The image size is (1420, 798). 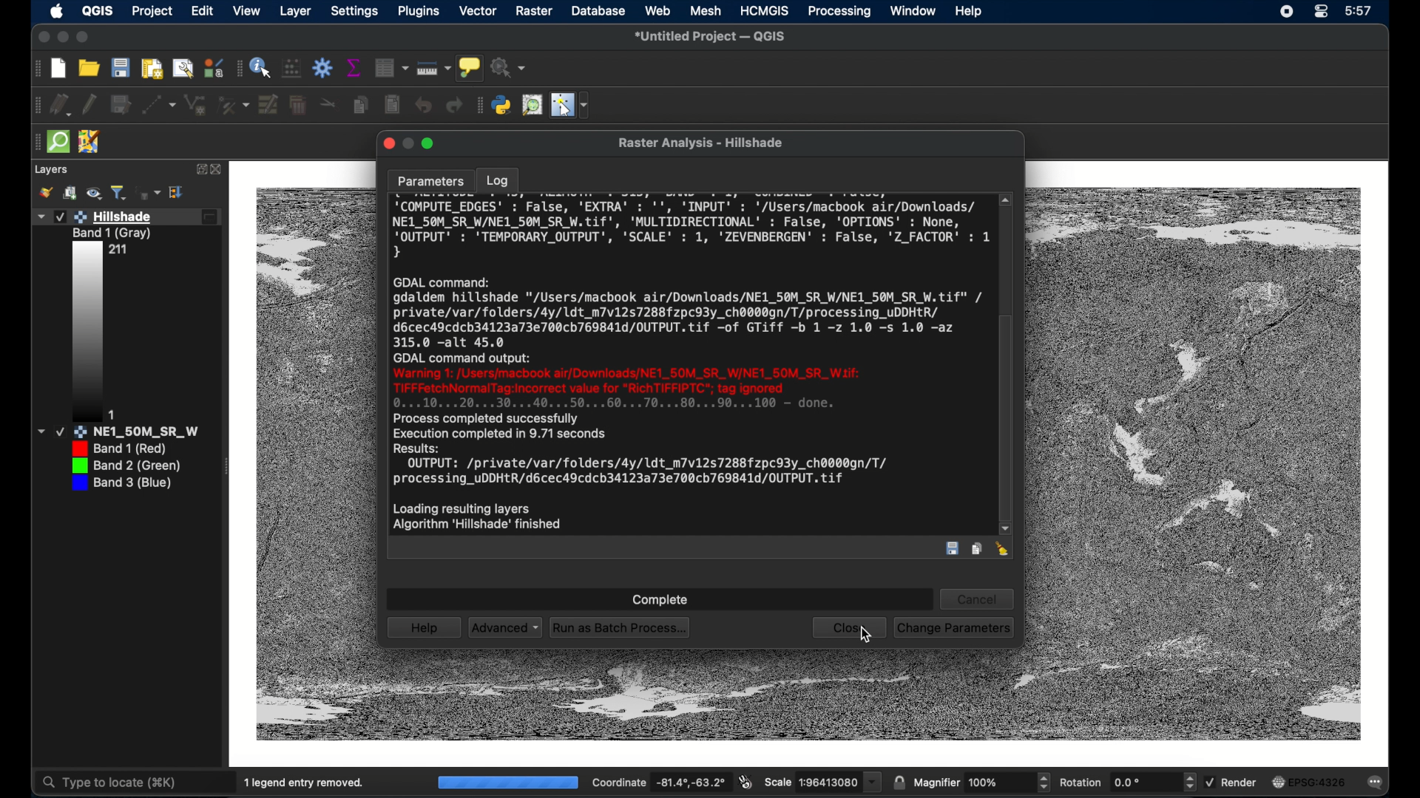 What do you see at coordinates (688, 364) in the screenshot?
I see `log entry` at bounding box center [688, 364].